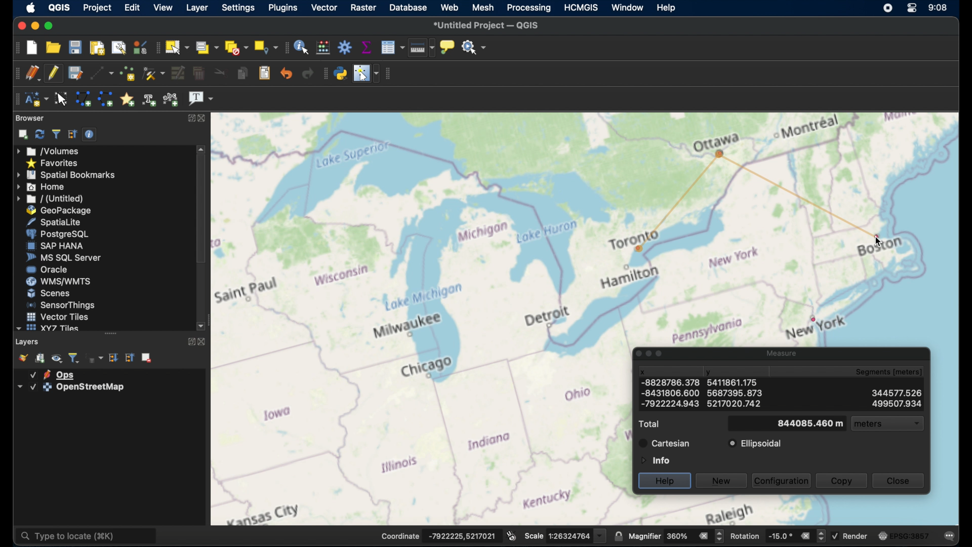 This screenshot has height=547, width=972. I want to click on maximize, so click(662, 355).